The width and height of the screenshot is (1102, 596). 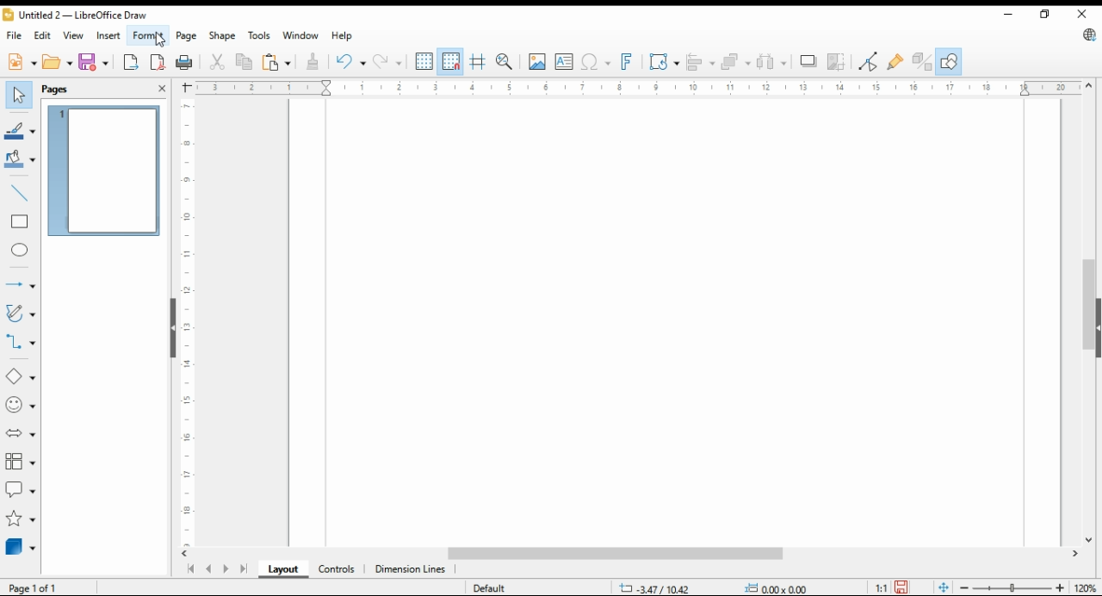 What do you see at coordinates (103, 171) in the screenshot?
I see `page 1` at bounding box center [103, 171].